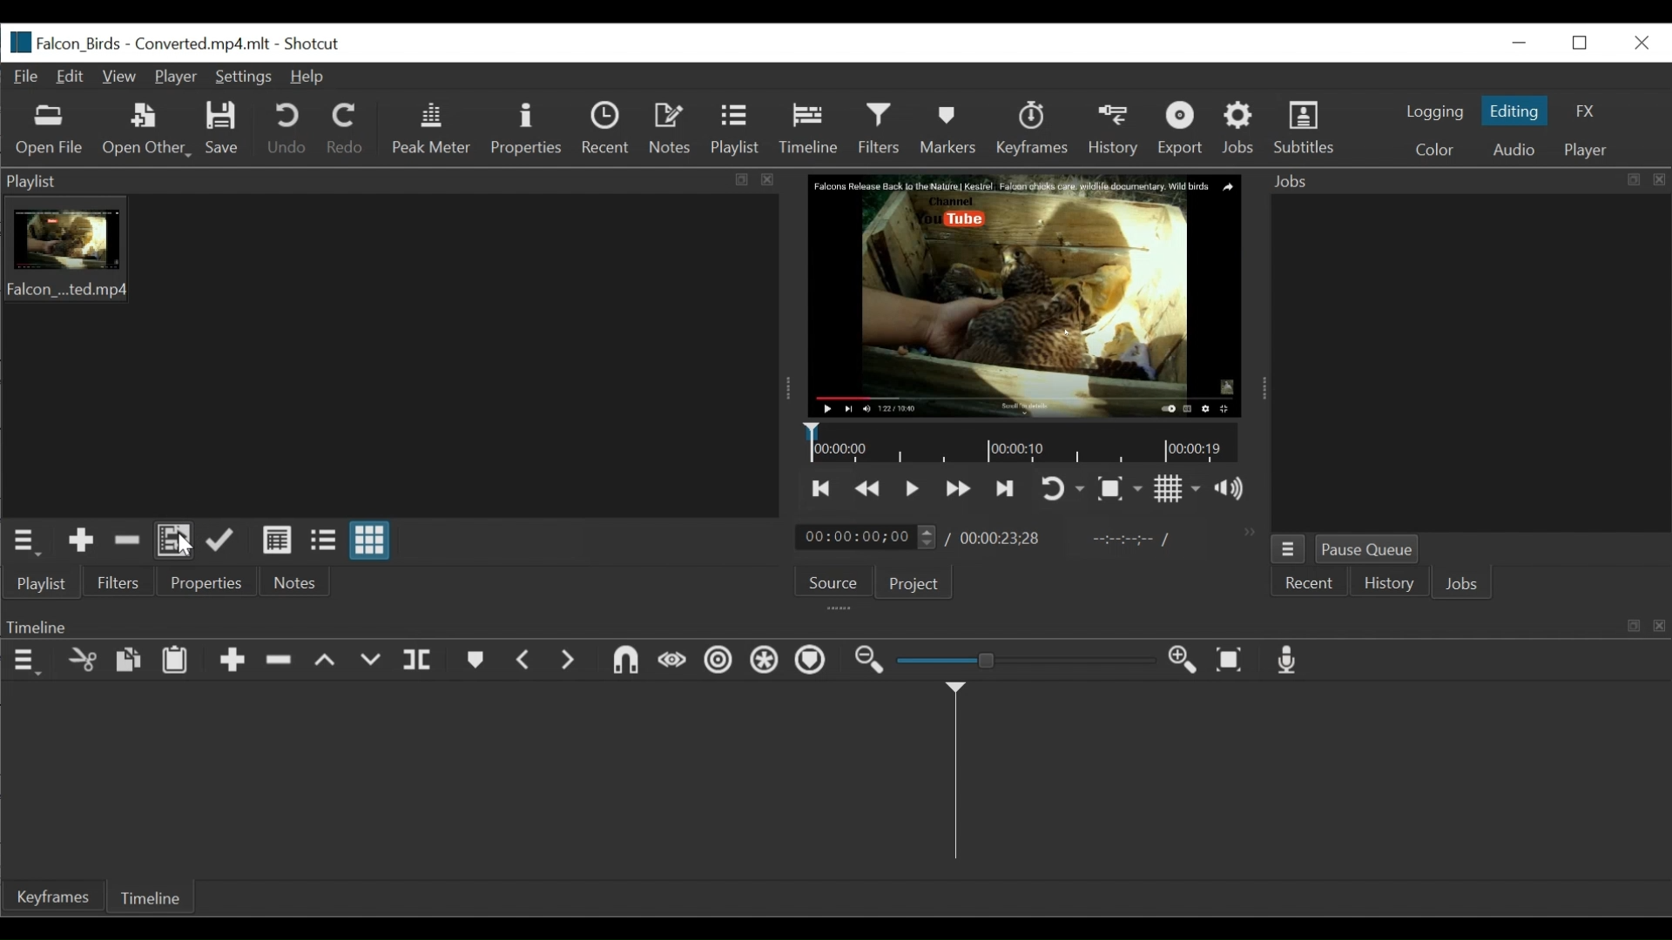 The image size is (1672, 940). I want to click on Restore, so click(1581, 44).